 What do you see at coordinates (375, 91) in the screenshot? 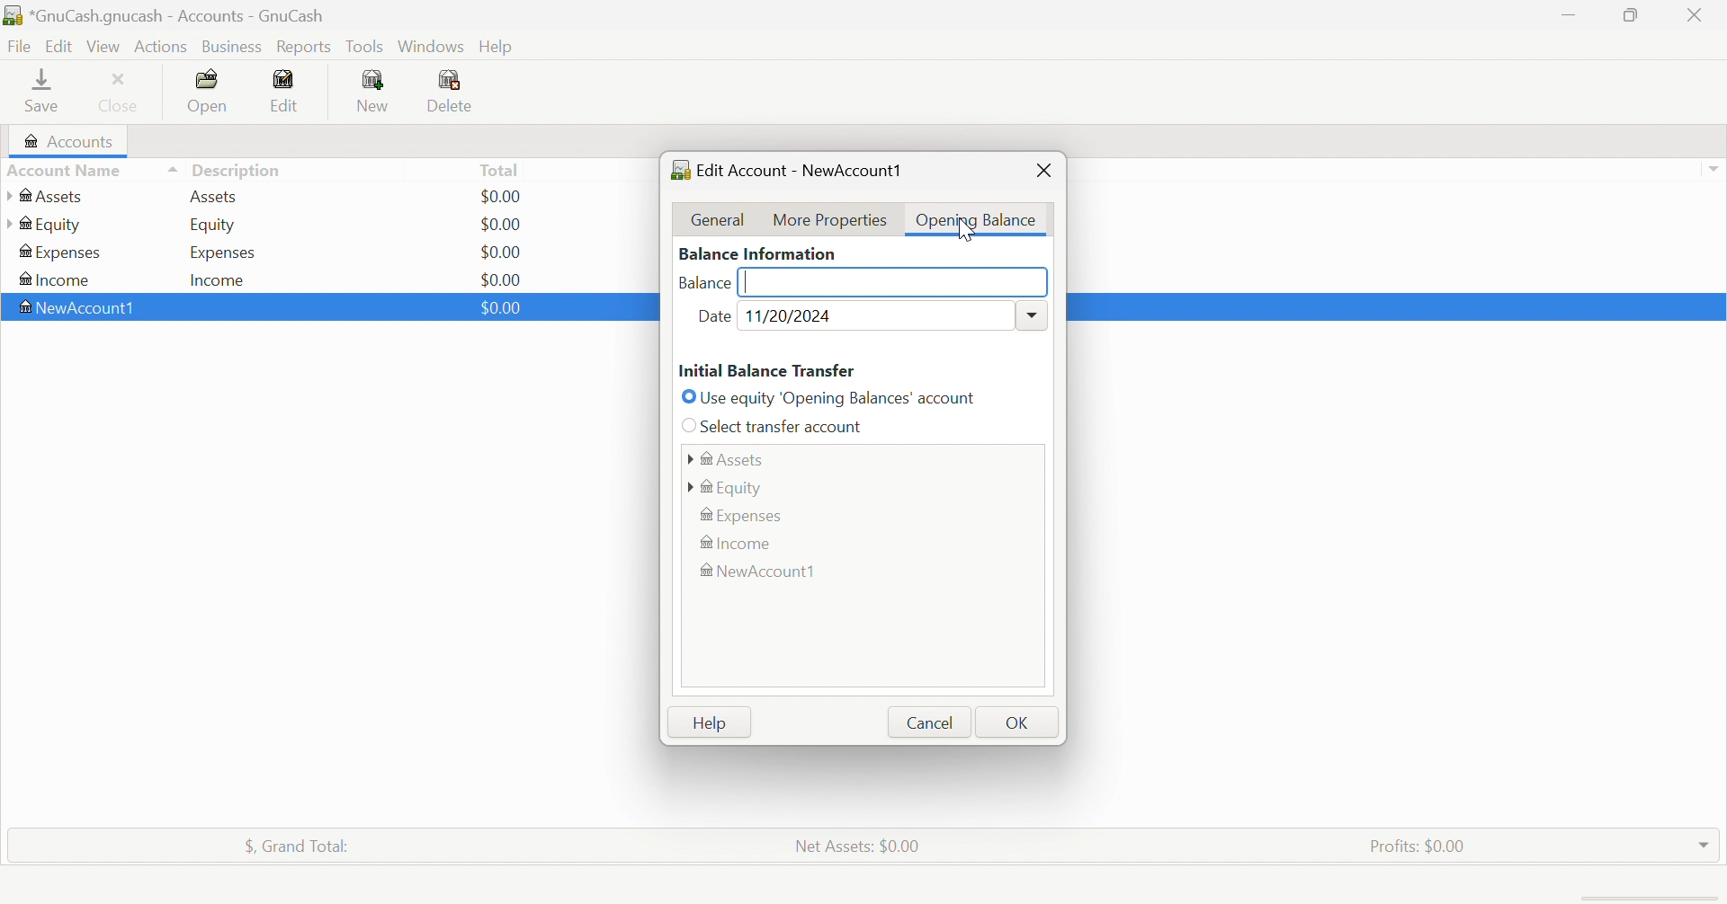
I see `New` at bounding box center [375, 91].